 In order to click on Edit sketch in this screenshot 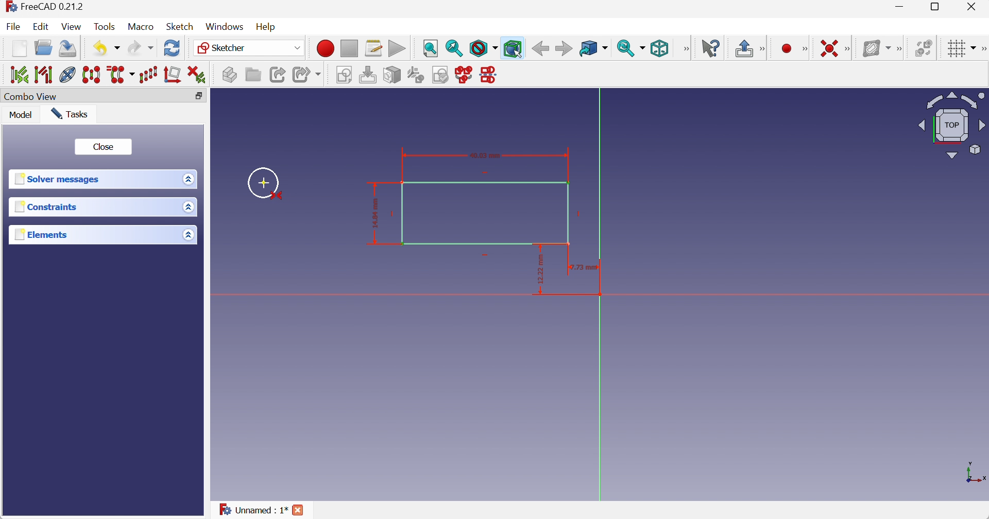, I will do `click(369, 75)`.